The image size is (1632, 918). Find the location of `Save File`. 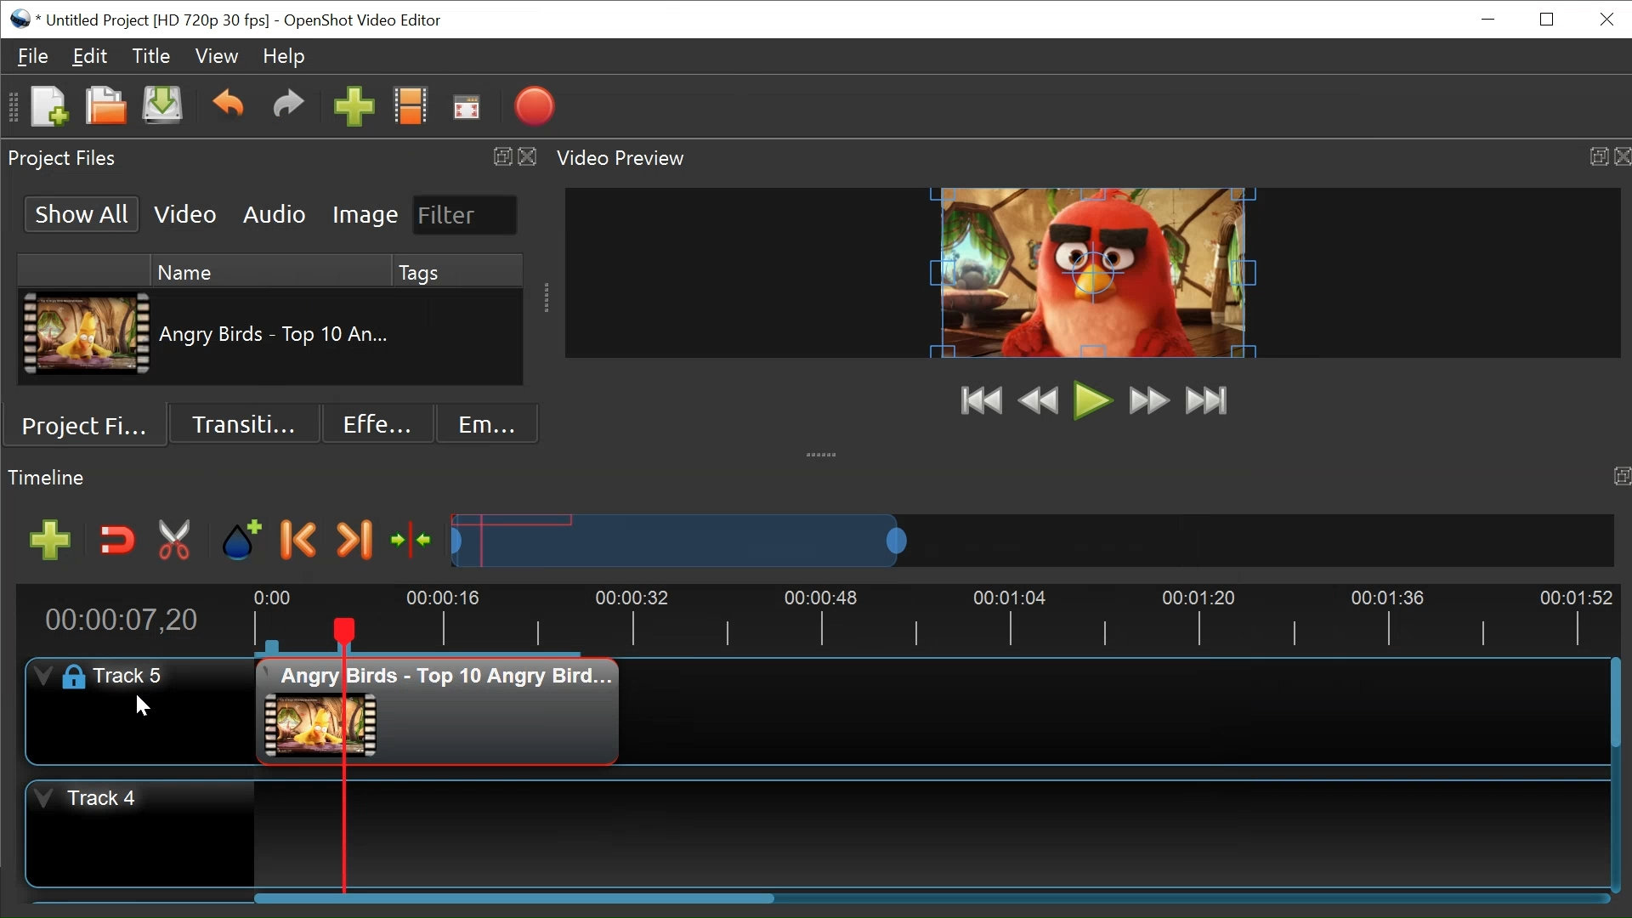

Save File is located at coordinates (165, 108).